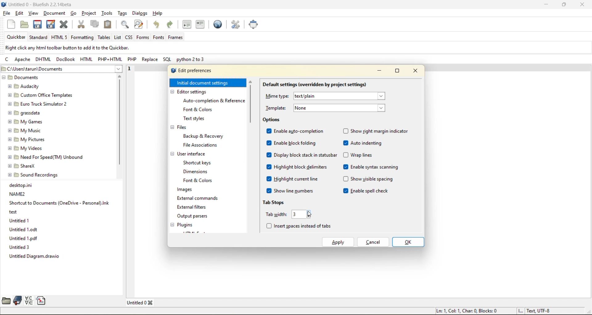 The height and width of the screenshot is (315, 592). Describe the element at coordinates (310, 215) in the screenshot. I see `cursor` at that location.